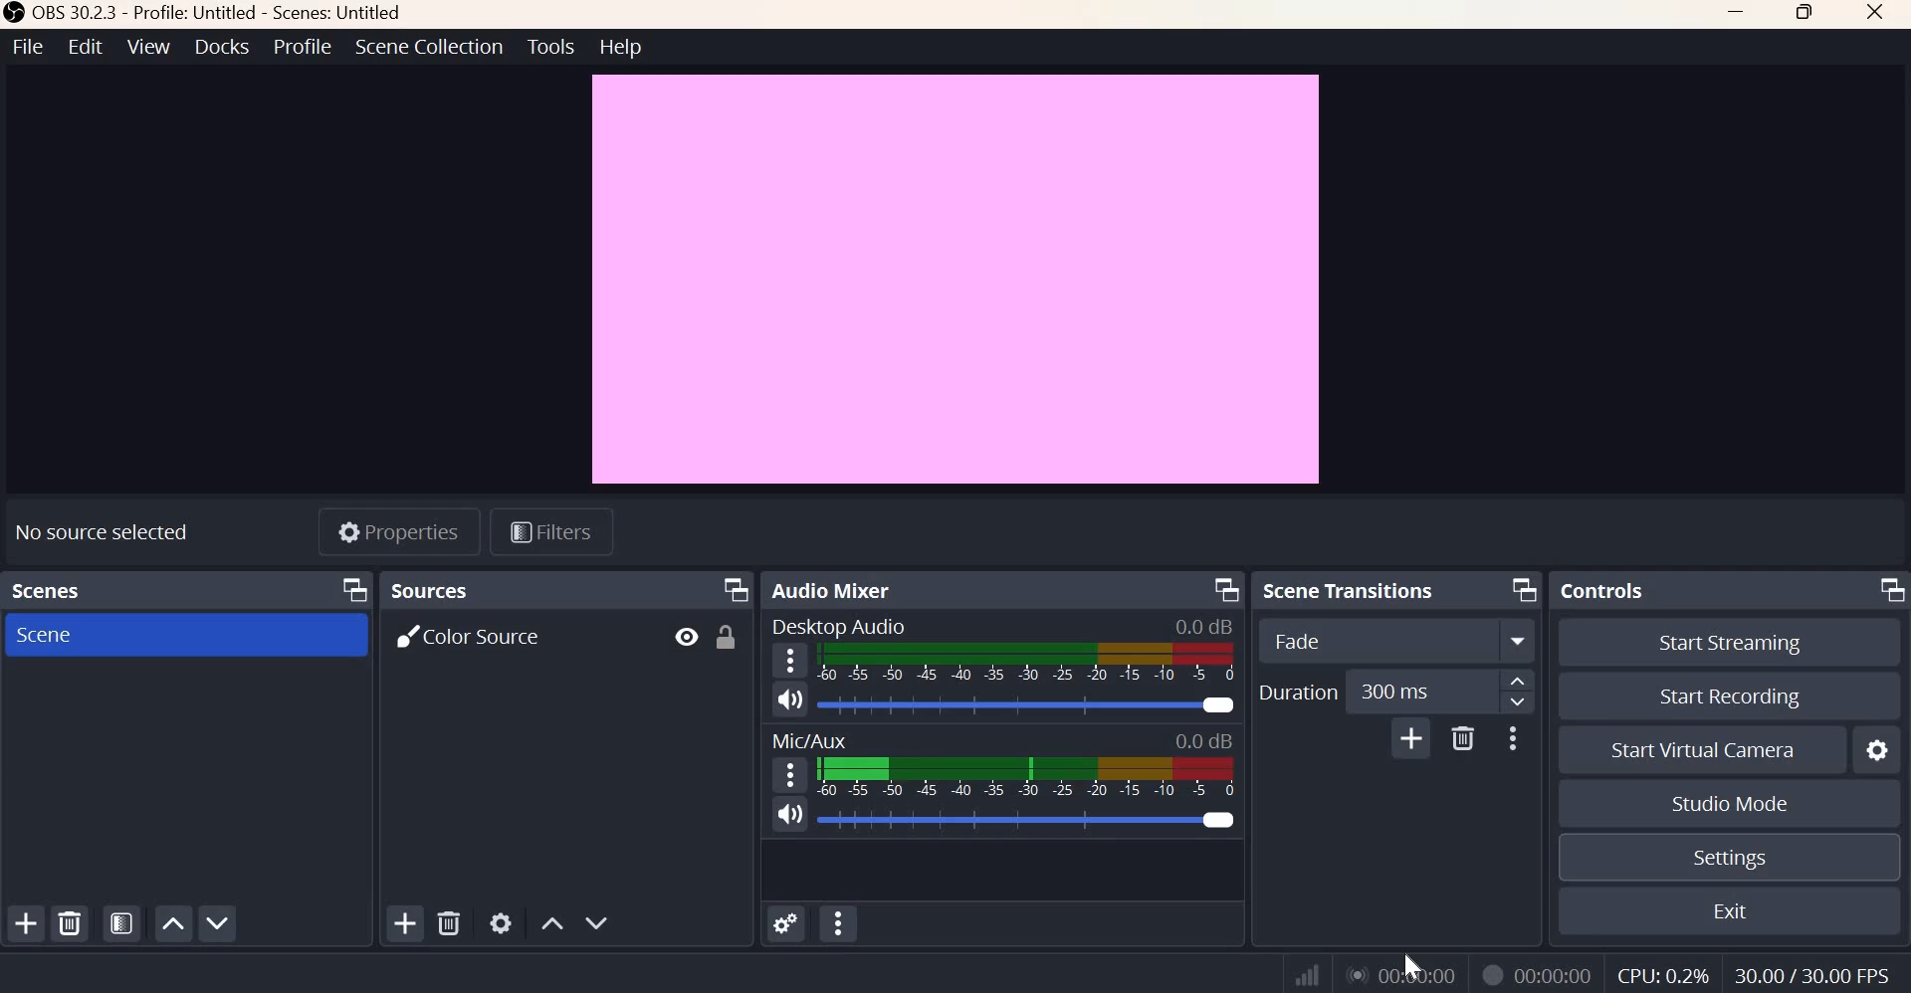  Describe the element at coordinates (788, 659) in the screenshot. I see `hamburger menu` at that location.